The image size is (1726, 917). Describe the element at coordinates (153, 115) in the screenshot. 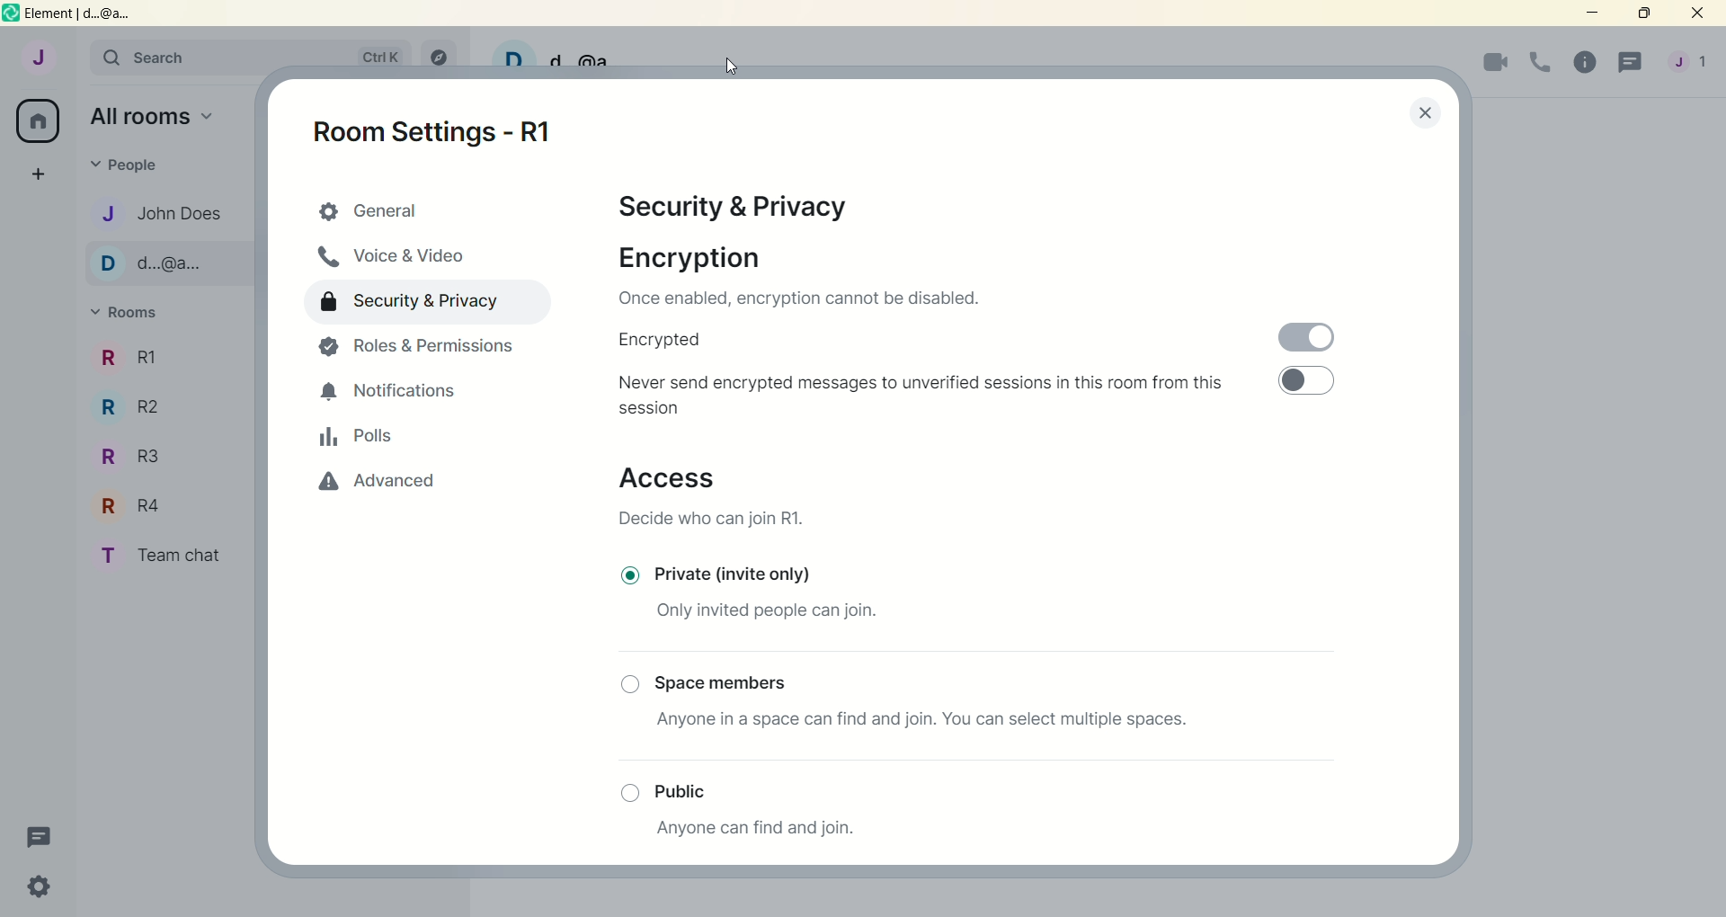

I see `all rooms` at that location.